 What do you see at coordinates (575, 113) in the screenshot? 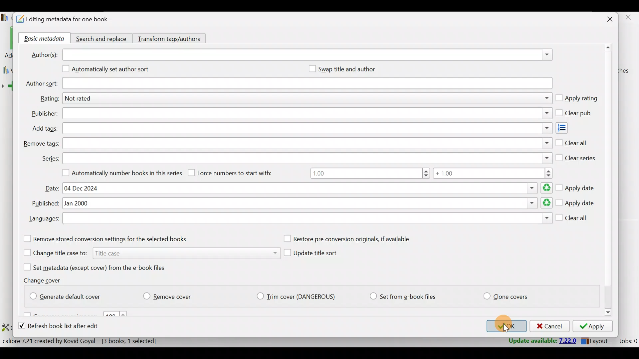
I see `Clear pub` at bounding box center [575, 113].